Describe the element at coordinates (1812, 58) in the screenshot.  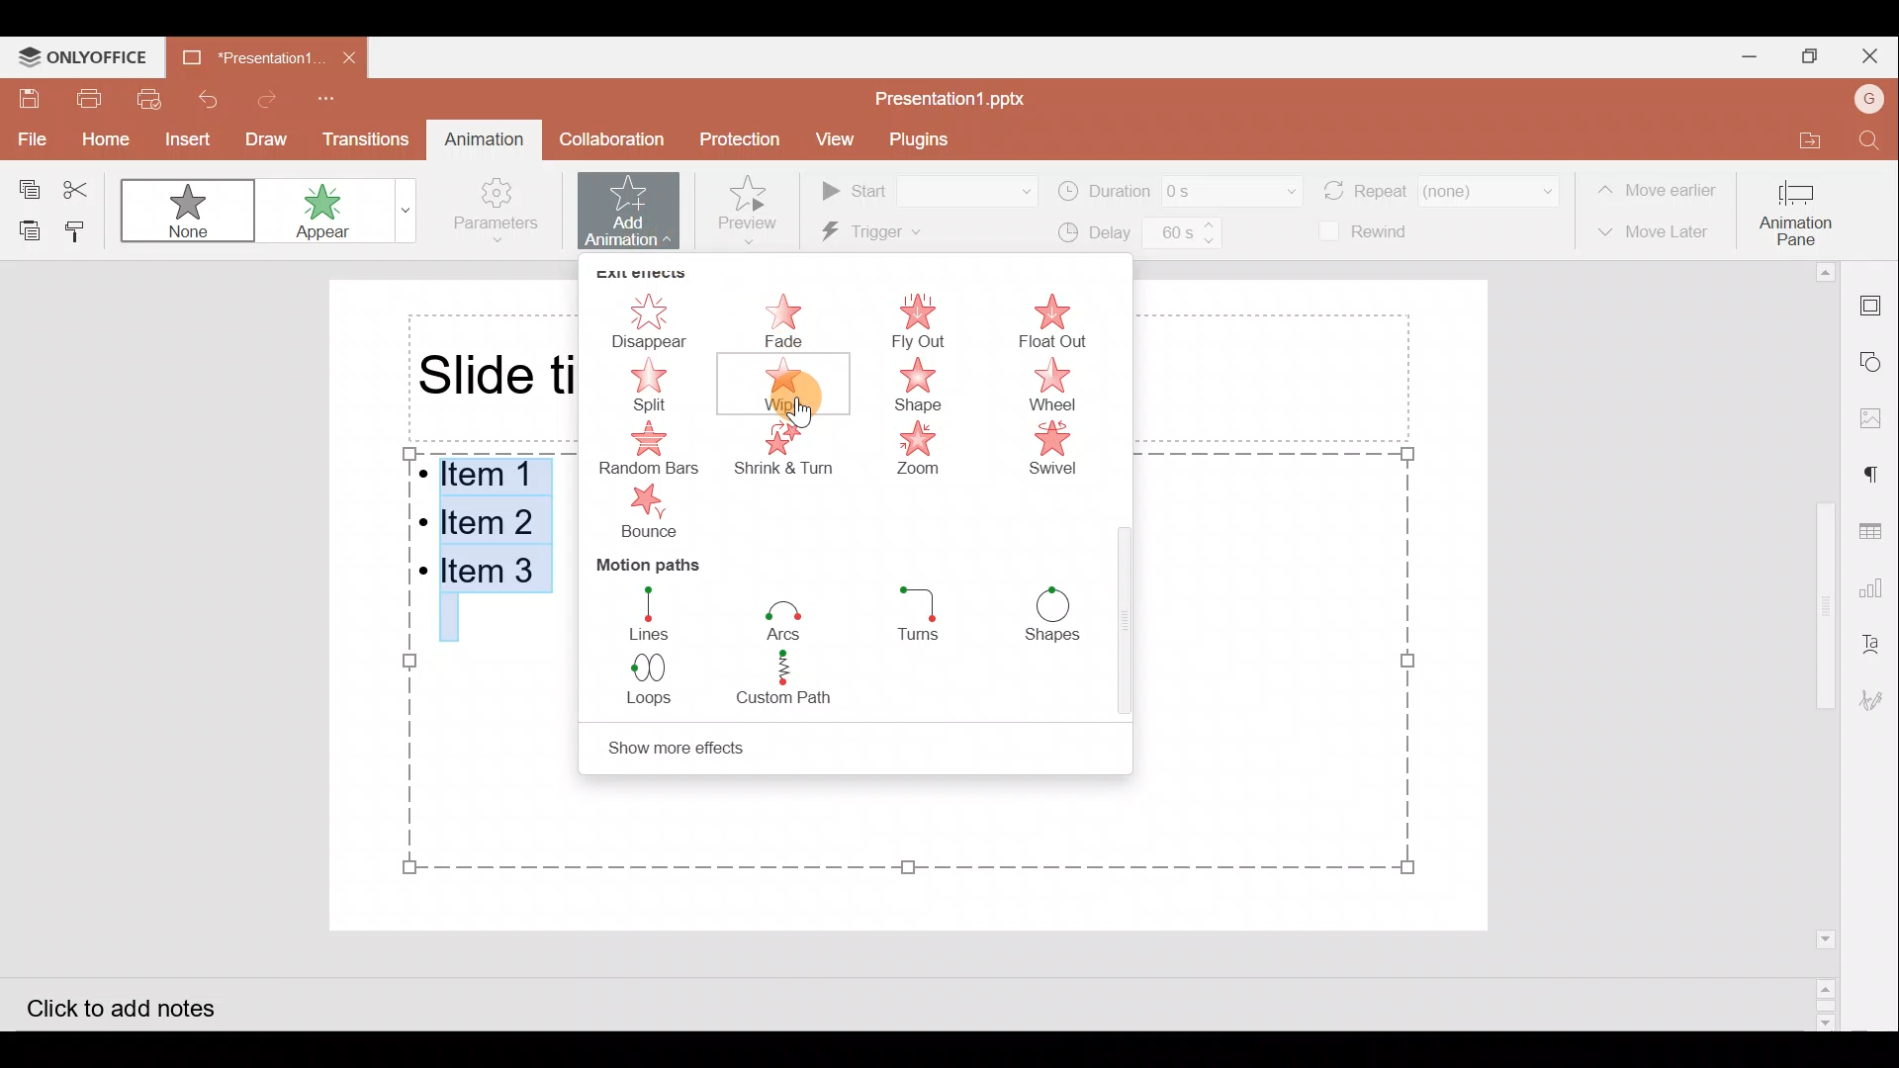
I see `Maximize` at that location.